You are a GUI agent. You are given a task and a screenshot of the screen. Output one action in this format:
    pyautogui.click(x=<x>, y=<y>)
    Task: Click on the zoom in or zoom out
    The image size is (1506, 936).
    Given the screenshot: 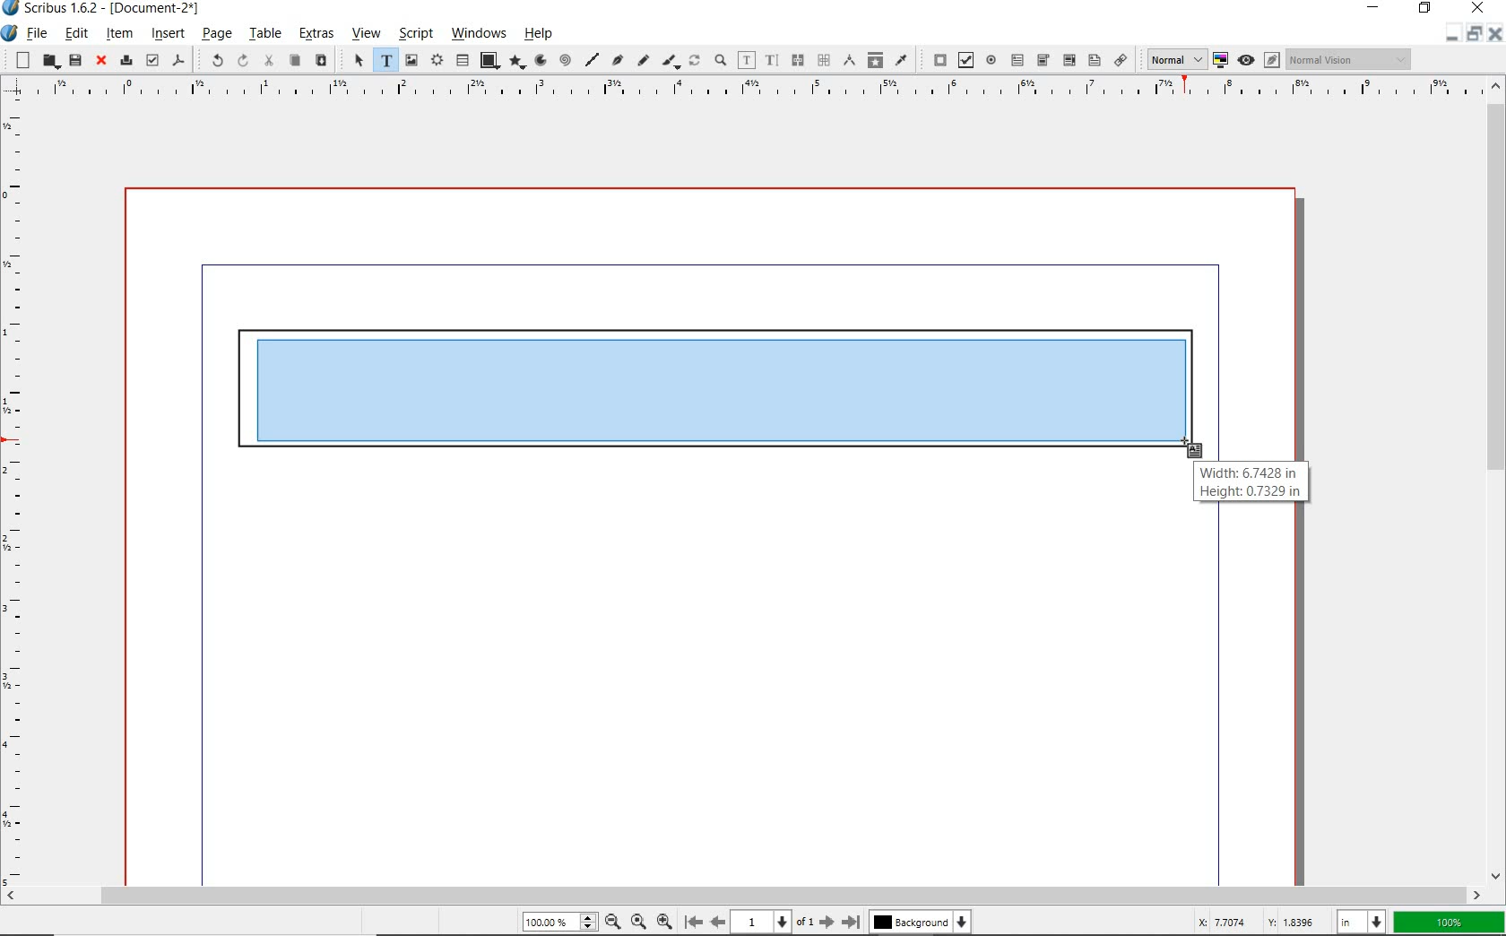 What is the action you would take?
    pyautogui.click(x=720, y=60)
    